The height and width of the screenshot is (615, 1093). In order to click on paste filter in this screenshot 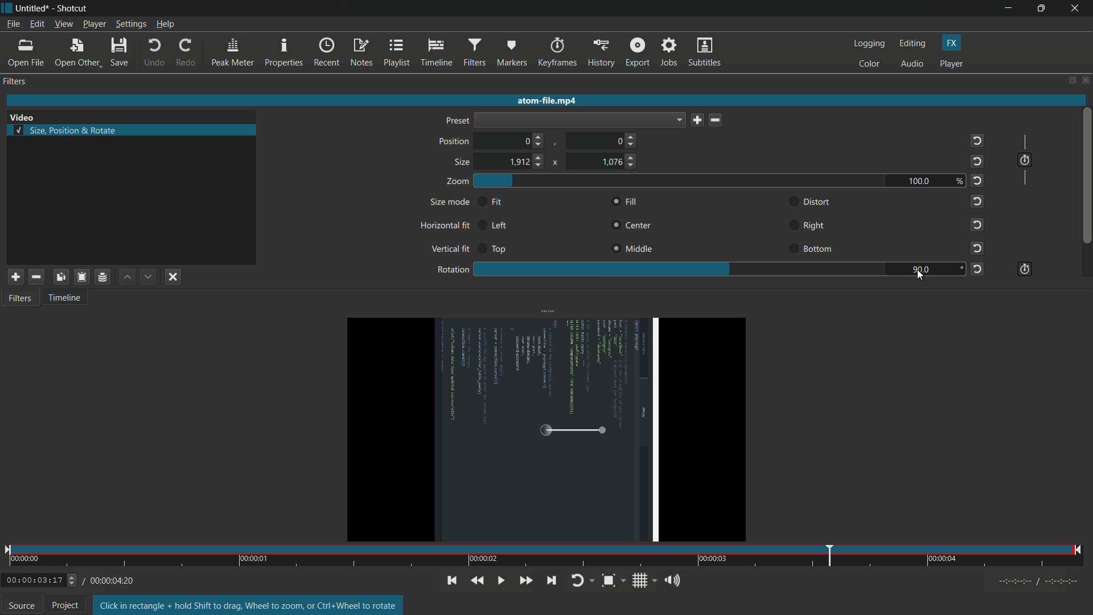, I will do `click(81, 277)`.